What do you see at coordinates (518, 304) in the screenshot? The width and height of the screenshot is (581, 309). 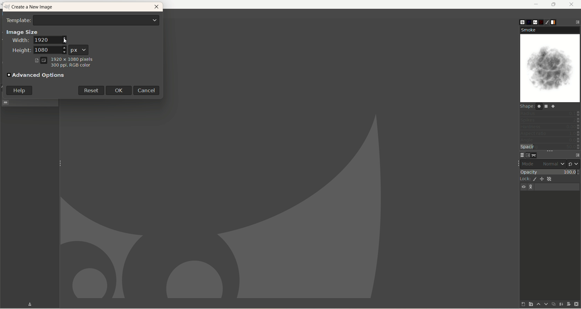 I see `create a new layer with last used values` at bounding box center [518, 304].